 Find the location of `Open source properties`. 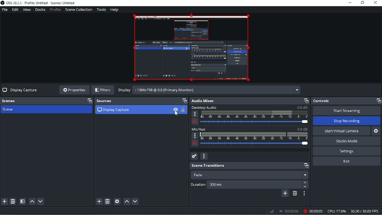

Open source properties is located at coordinates (118, 201).